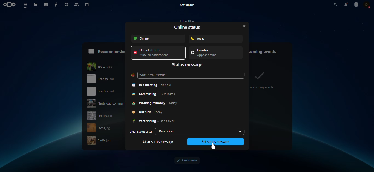 The width and height of the screenshot is (374, 172). What do you see at coordinates (215, 141) in the screenshot?
I see `set status message` at bounding box center [215, 141].